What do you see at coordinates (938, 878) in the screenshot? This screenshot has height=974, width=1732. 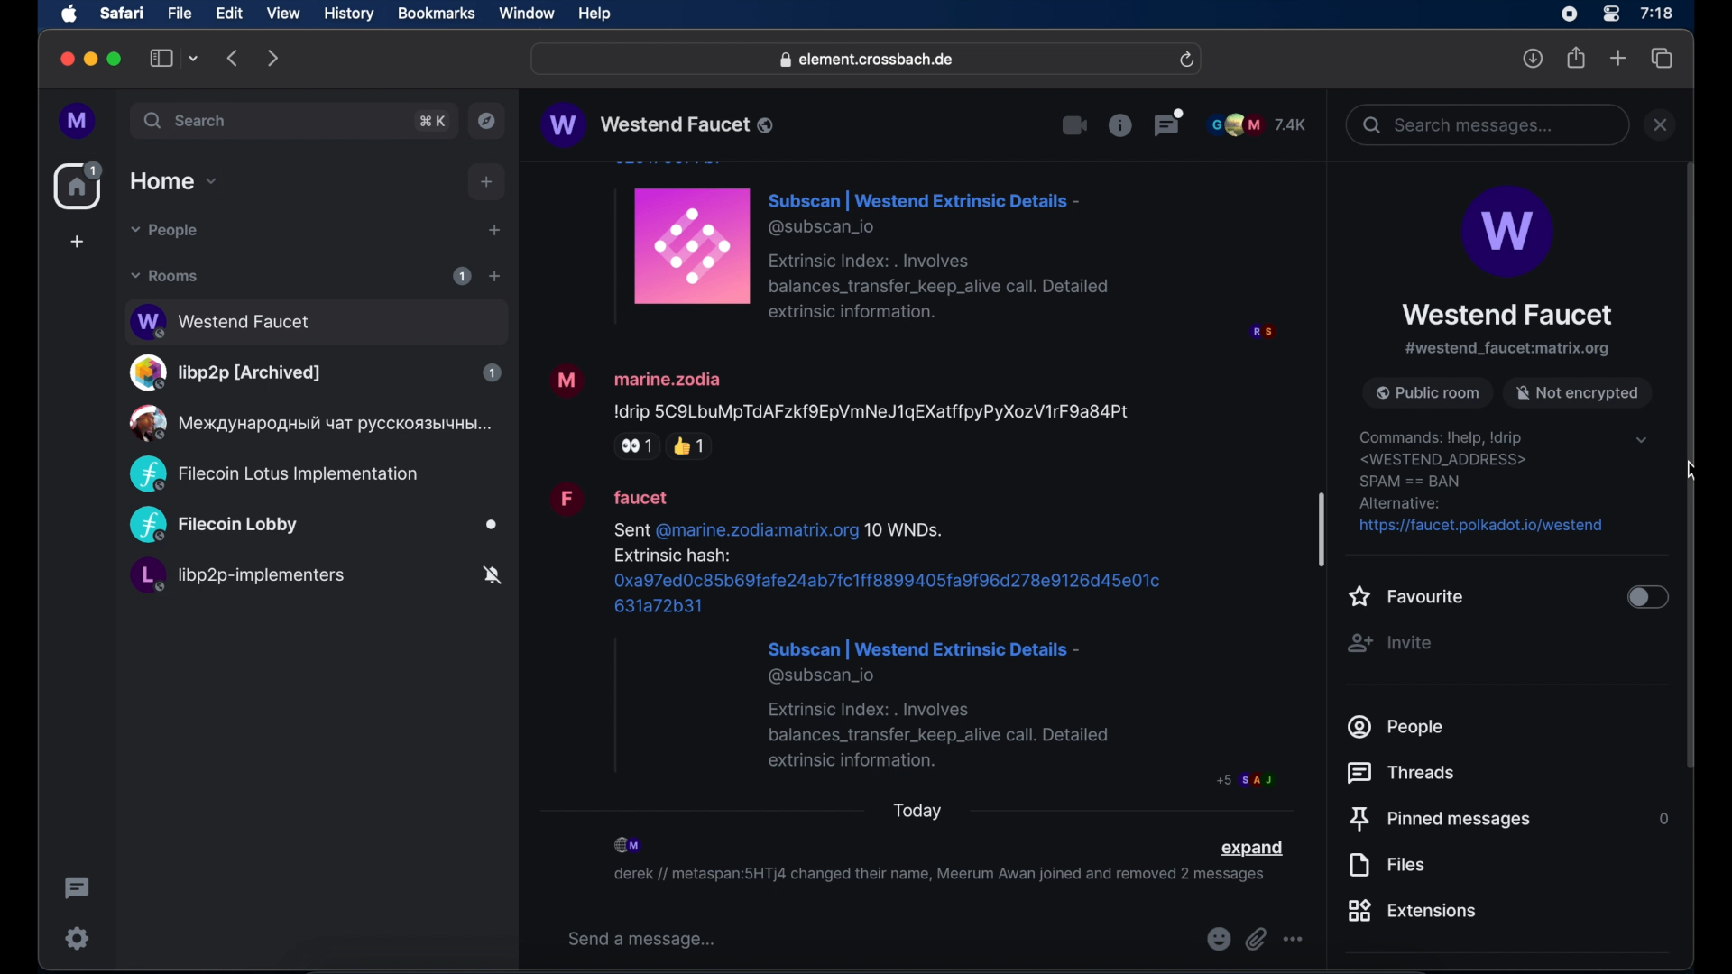 I see `room notification` at bounding box center [938, 878].